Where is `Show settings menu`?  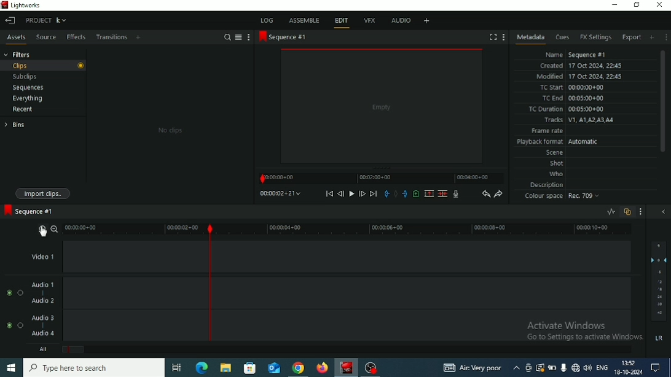 Show settings menu is located at coordinates (640, 212).